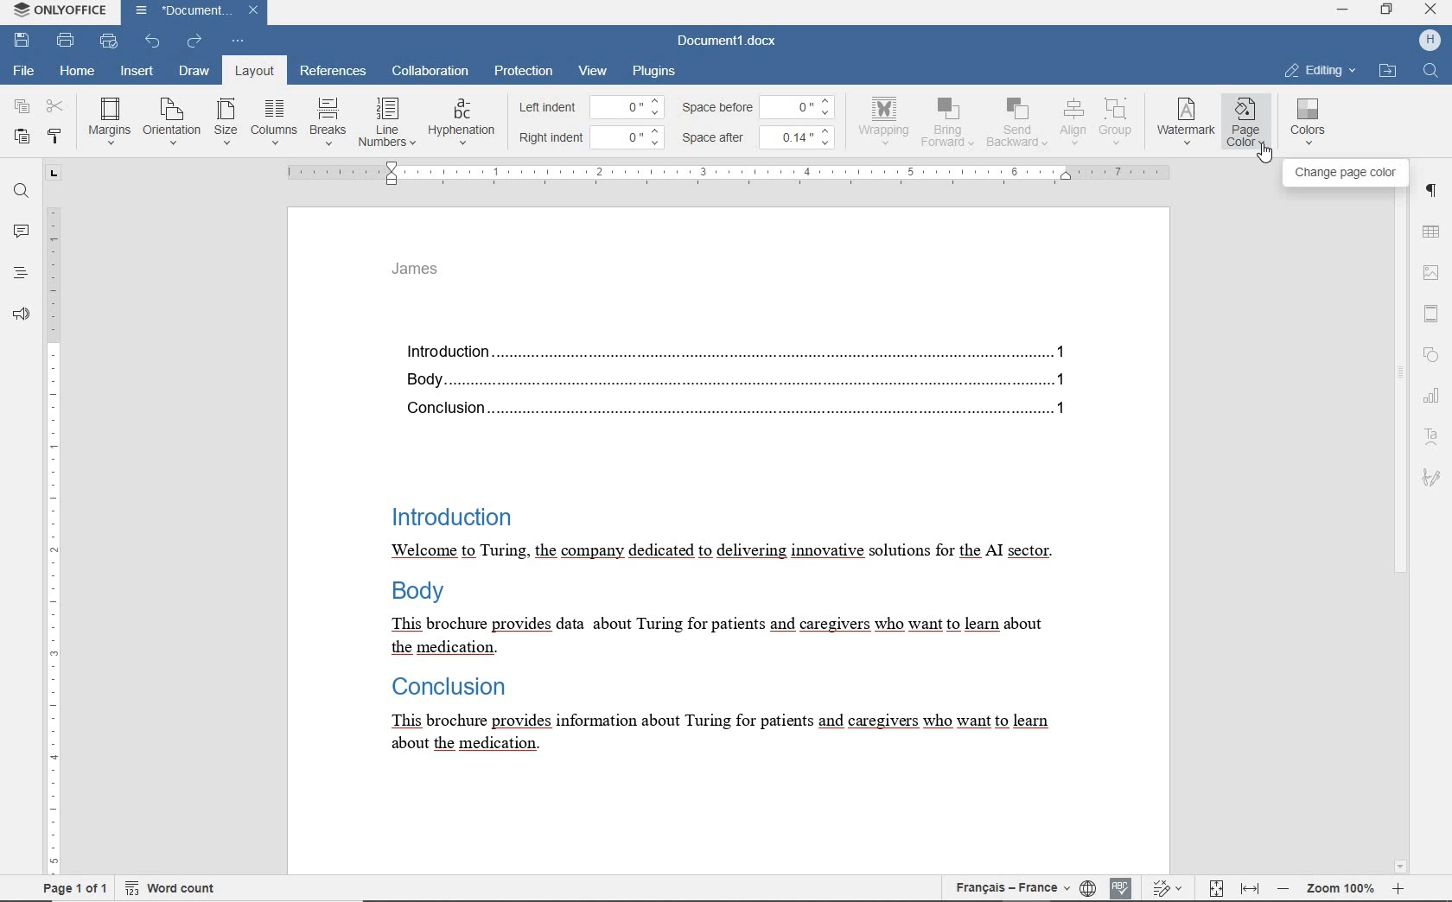 The image size is (1452, 902). What do you see at coordinates (19, 315) in the screenshot?
I see `feedback & support` at bounding box center [19, 315].